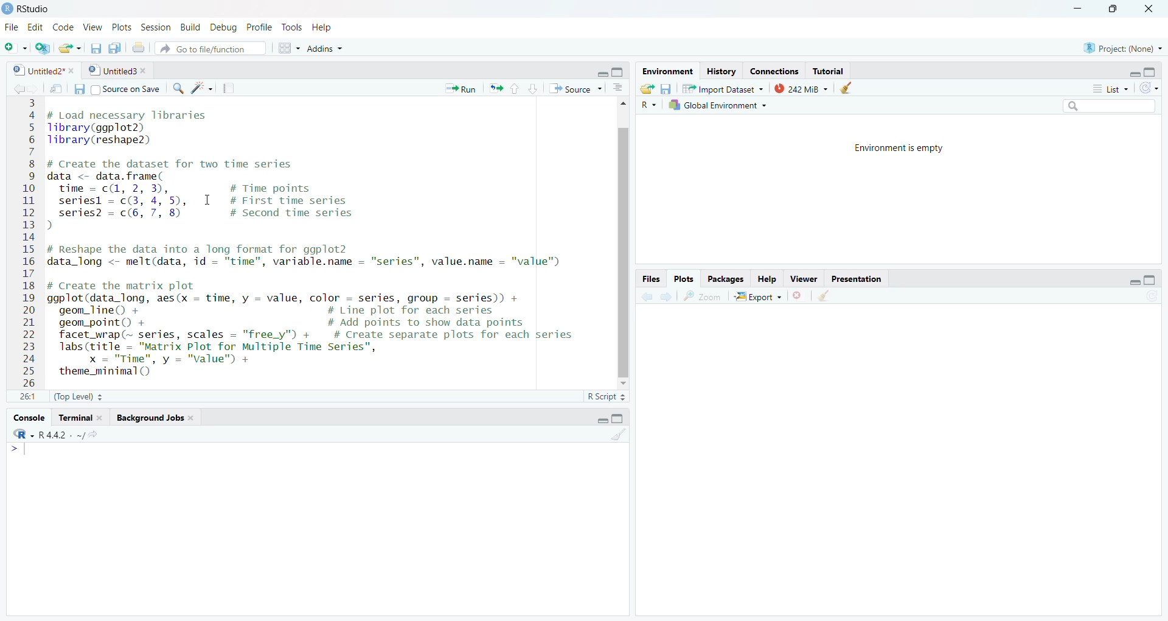 The image size is (1168, 621). Describe the element at coordinates (78, 397) in the screenshot. I see `(Top Level) 3` at that location.